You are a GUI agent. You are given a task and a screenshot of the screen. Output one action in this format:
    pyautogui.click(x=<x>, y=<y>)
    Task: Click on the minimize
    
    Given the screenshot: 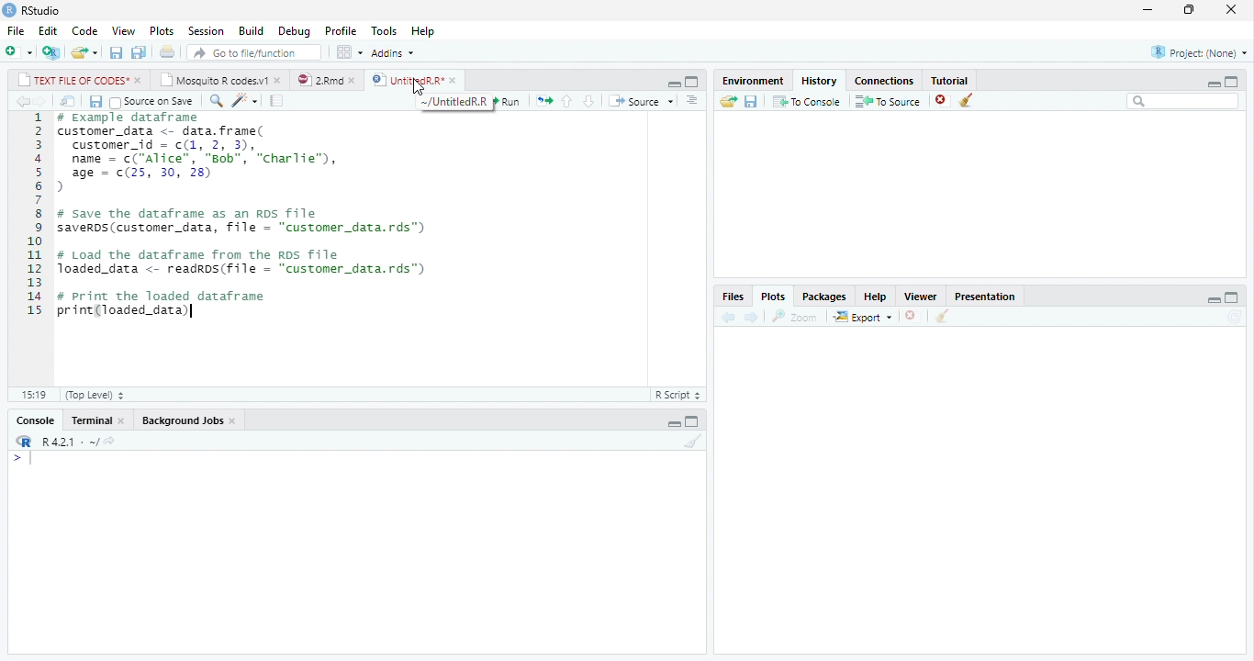 What is the action you would take?
    pyautogui.click(x=1215, y=300)
    